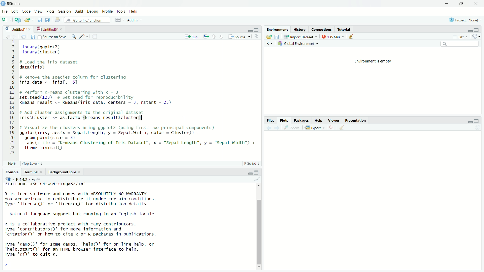 This screenshot has width=484, height=272. Describe the element at coordinates (108, 11) in the screenshot. I see `profile` at that location.